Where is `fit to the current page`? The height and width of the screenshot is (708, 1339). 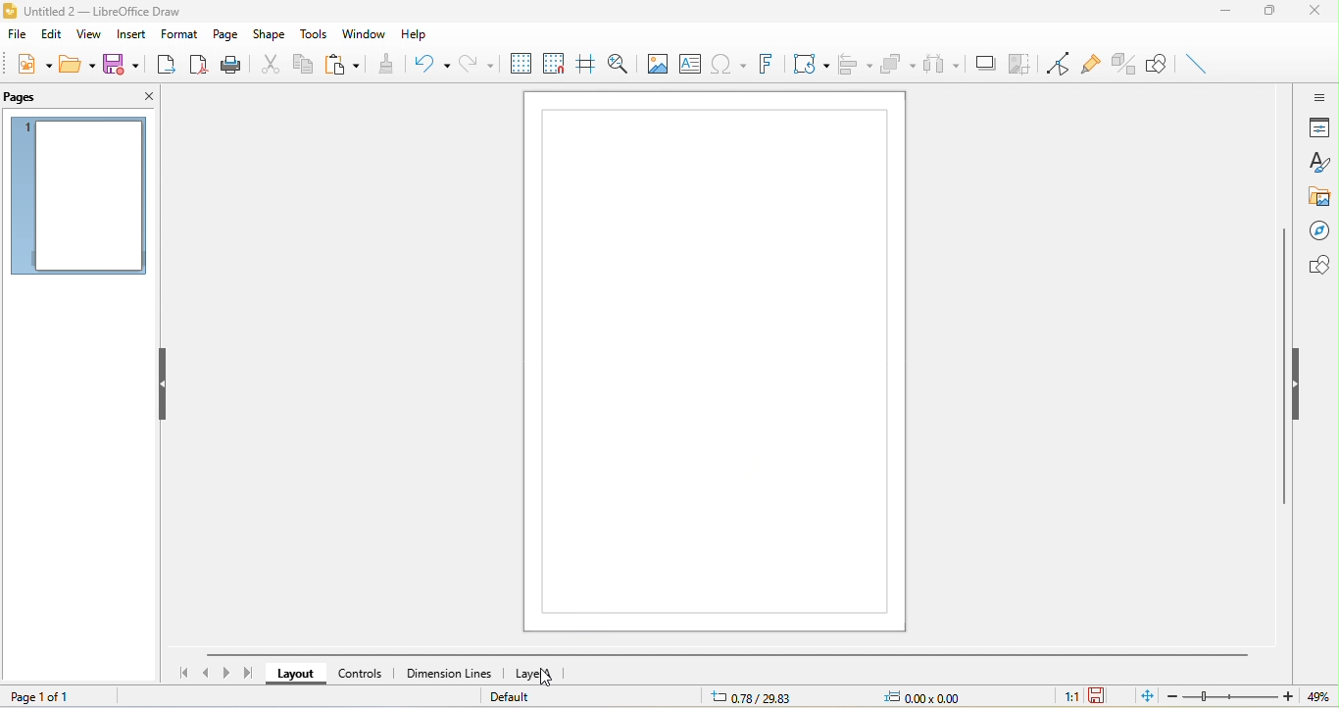 fit to the current page is located at coordinates (1139, 696).